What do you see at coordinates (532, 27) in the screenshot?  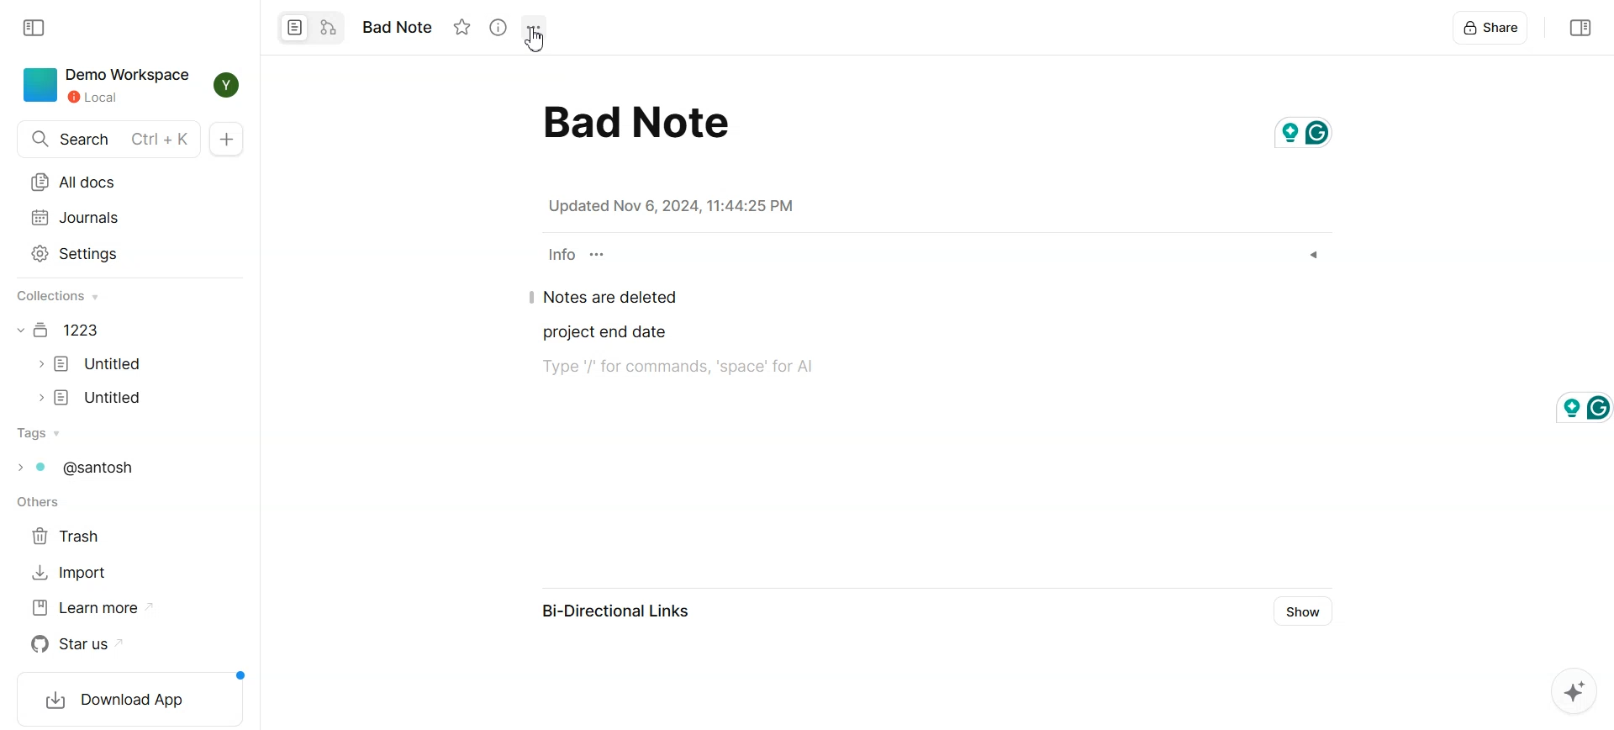 I see `Settings` at bounding box center [532, 27].